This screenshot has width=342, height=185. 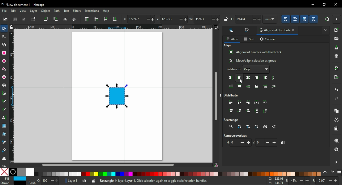 I want to click on center on vertical axis, so click(x=248, y=78).